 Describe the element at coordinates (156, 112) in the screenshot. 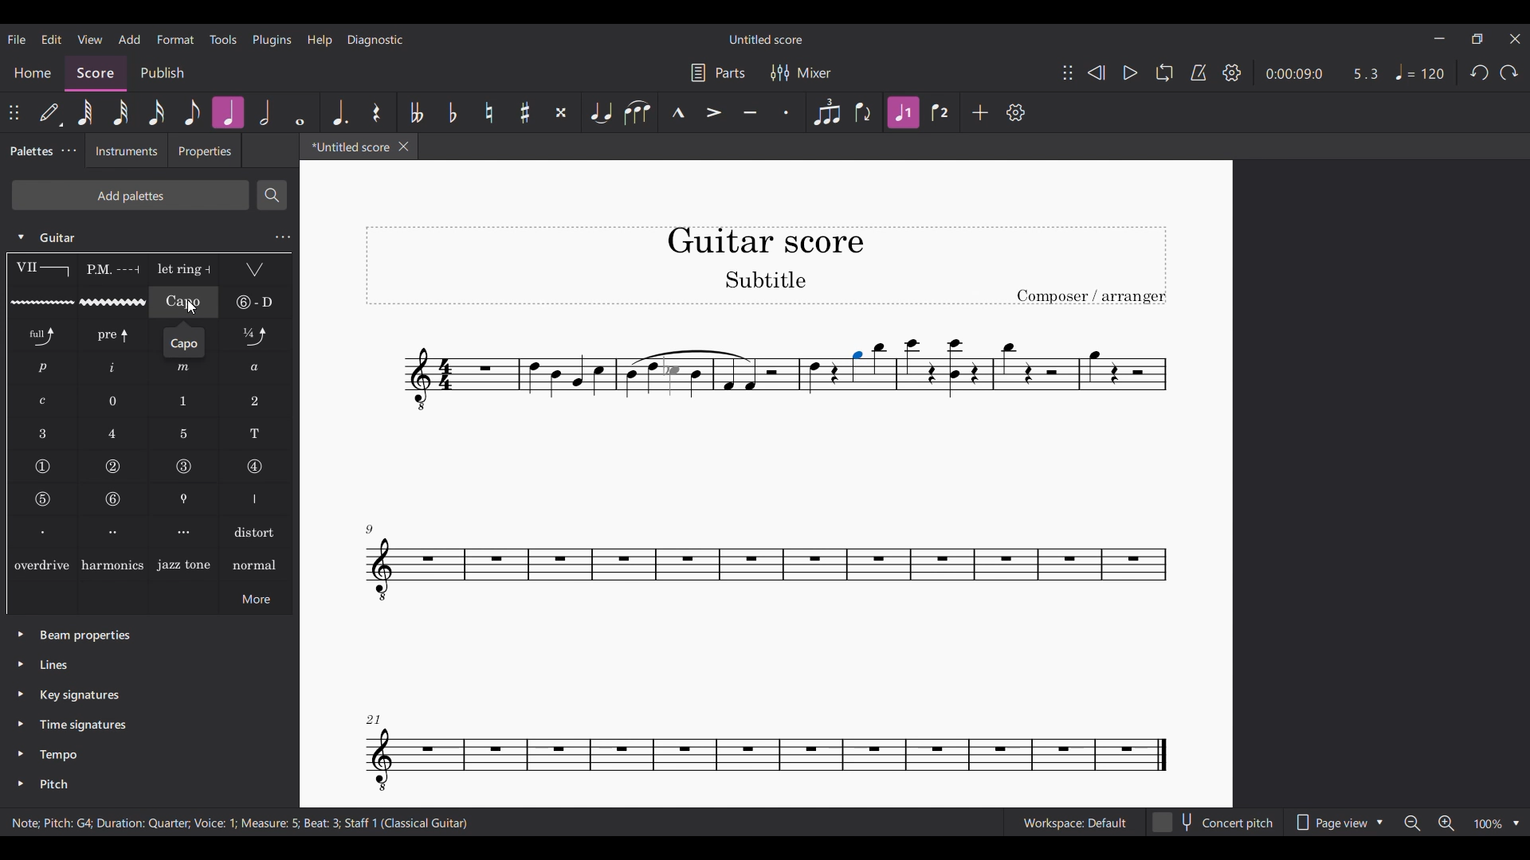

I see `16th note` at that location.